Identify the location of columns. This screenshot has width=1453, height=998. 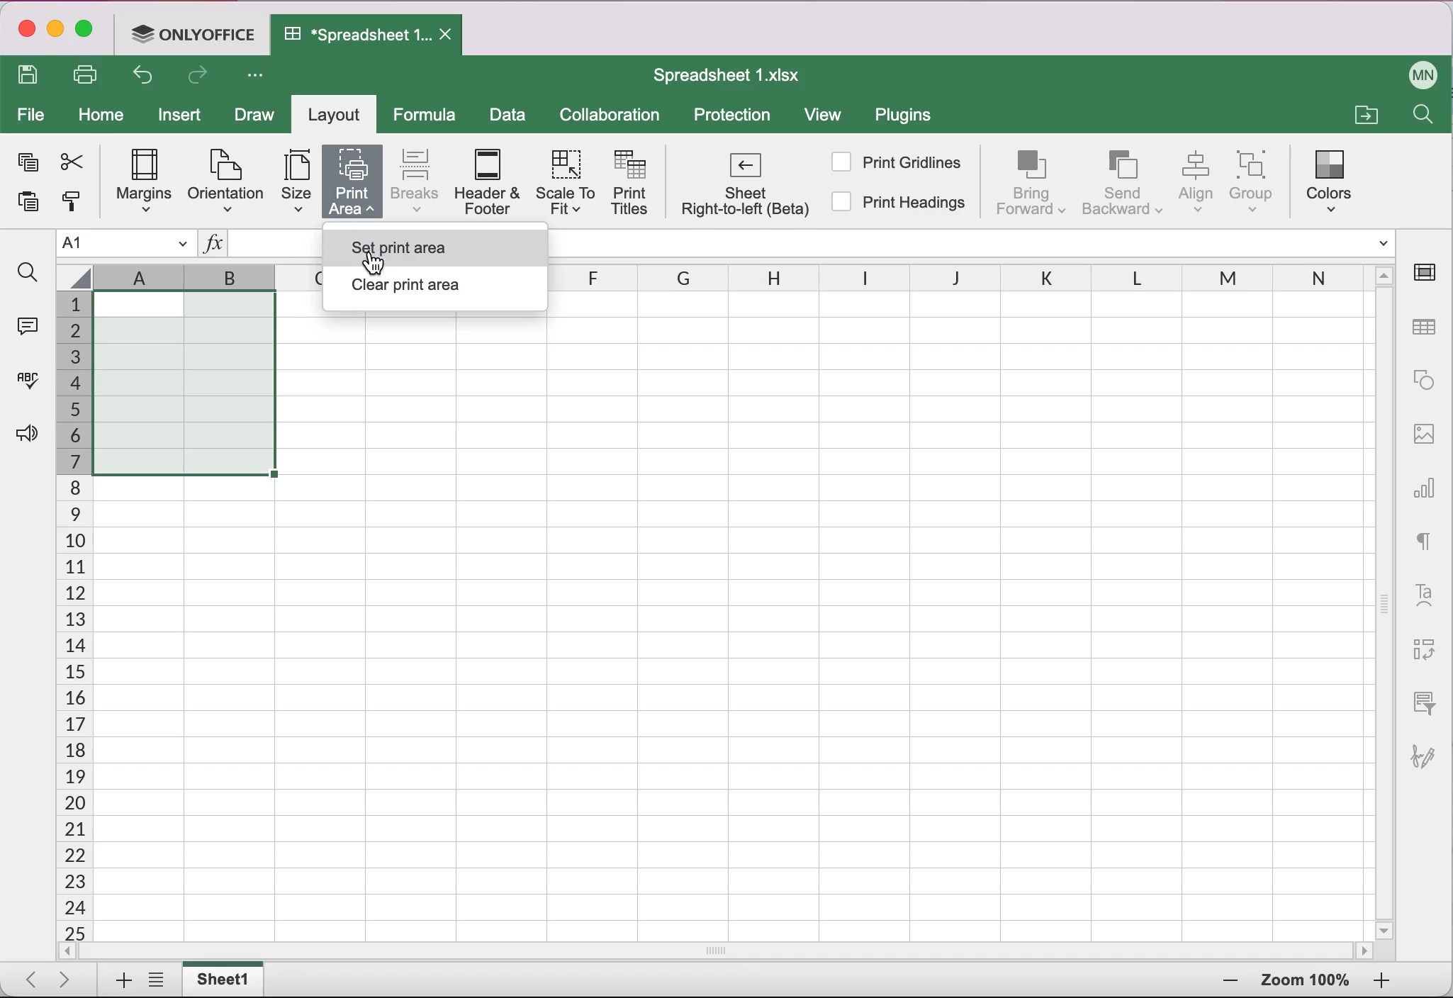
(970, 280).